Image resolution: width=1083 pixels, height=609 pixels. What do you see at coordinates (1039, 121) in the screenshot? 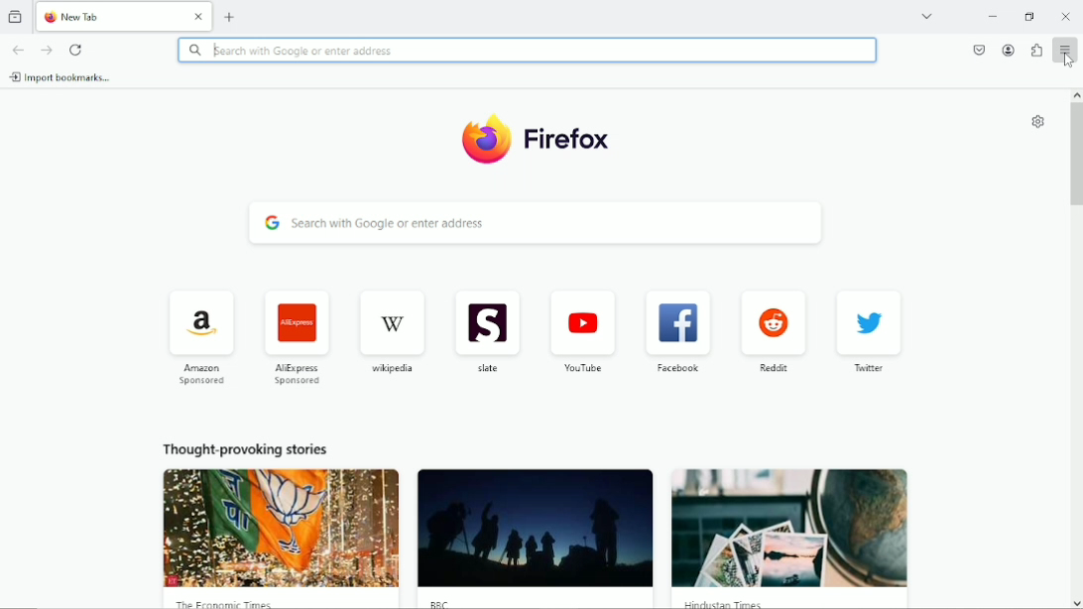
I see `customize new tab` at bounding box center [1039, 121].